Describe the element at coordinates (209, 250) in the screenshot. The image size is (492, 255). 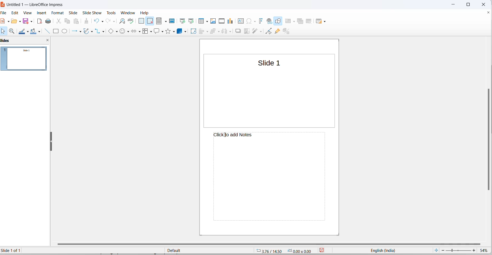
I see `slide master type` at that location.